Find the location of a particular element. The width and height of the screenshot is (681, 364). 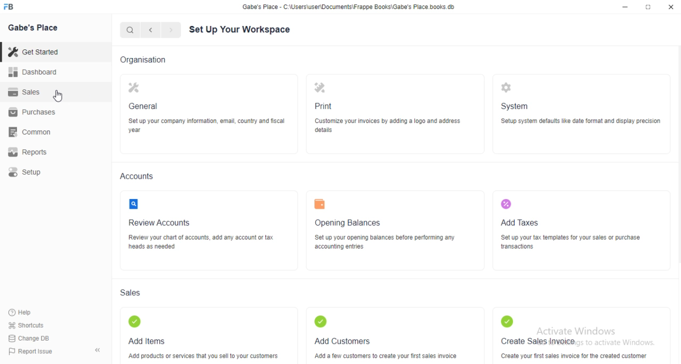

sales is located at coordinates (132, 293).